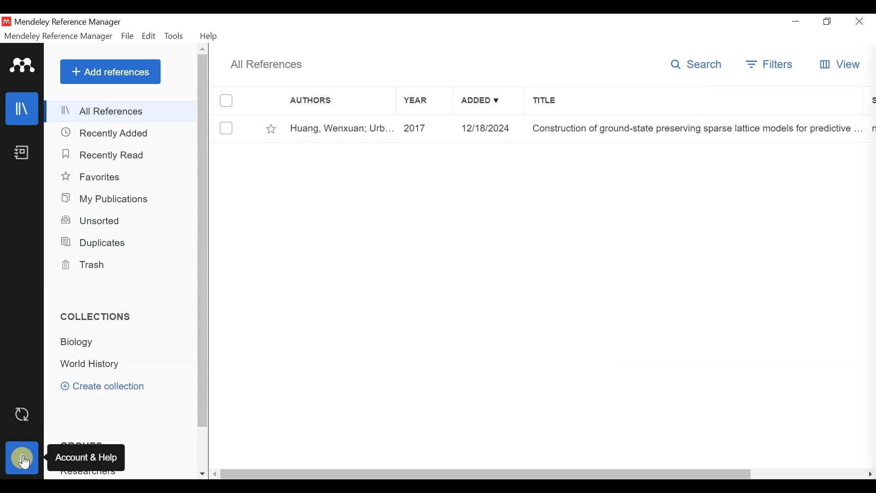 This screenshot has height=493, width=876. Describe the element at coordinates (341, 129) in the screenshot. I see `Huang, Wenxuan; Urb...` at that location.